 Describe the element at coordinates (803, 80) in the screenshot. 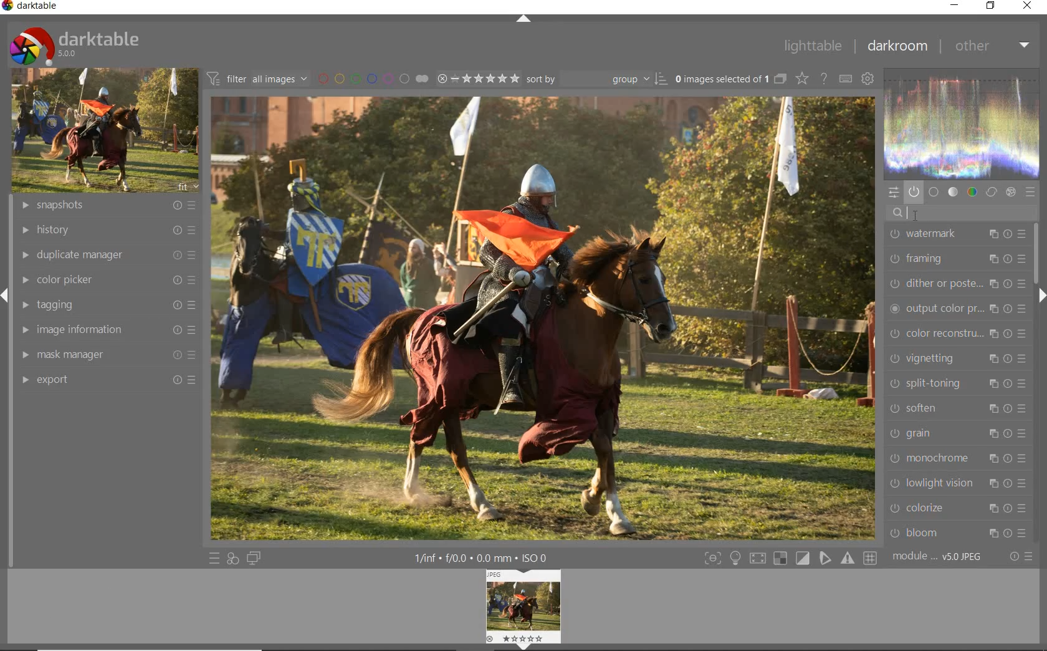

I see `change type of overlays` at that location.